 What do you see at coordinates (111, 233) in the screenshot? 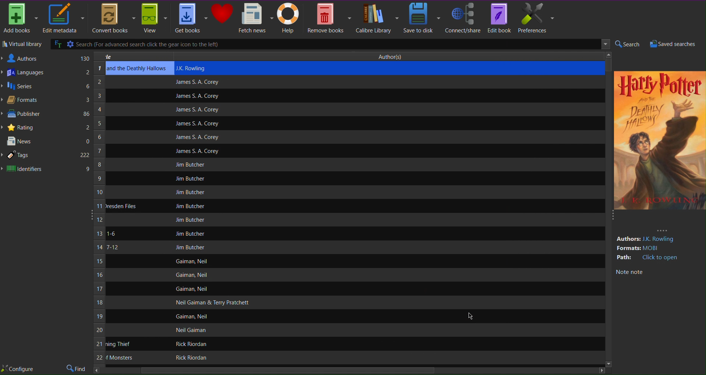
I see `1-6` at bounding box center [111, 233].